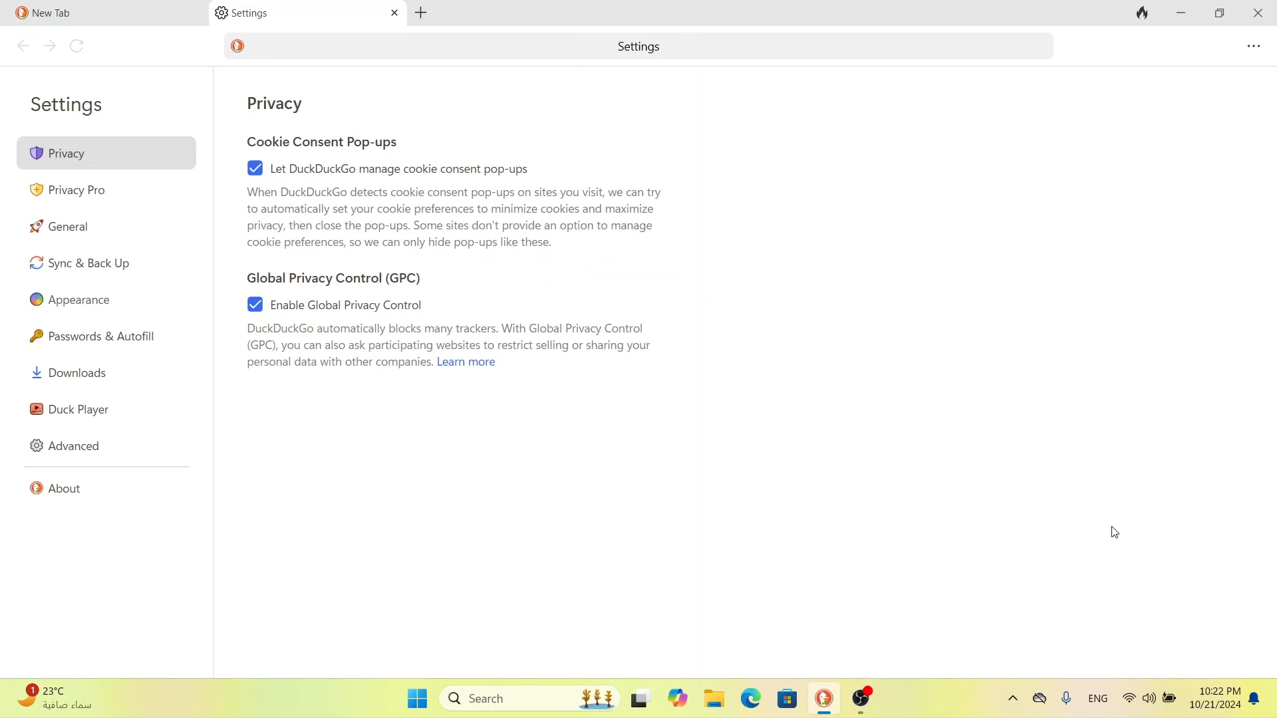  What do you see at coordinates (715, 699) in the screenshot?
I see `file explorer` at bounding box center [715, 699].